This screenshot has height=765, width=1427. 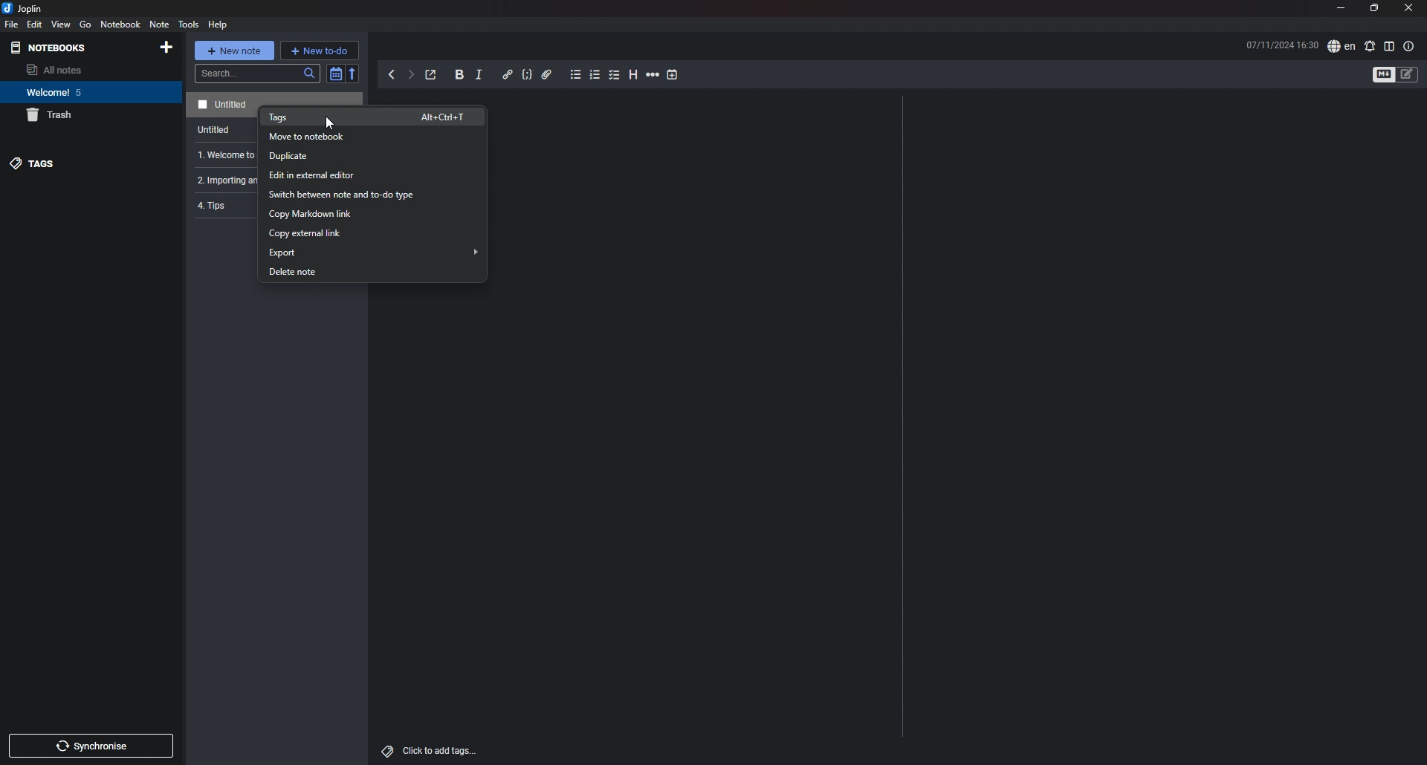 I want to click on tags, so click(x=369, y=116).